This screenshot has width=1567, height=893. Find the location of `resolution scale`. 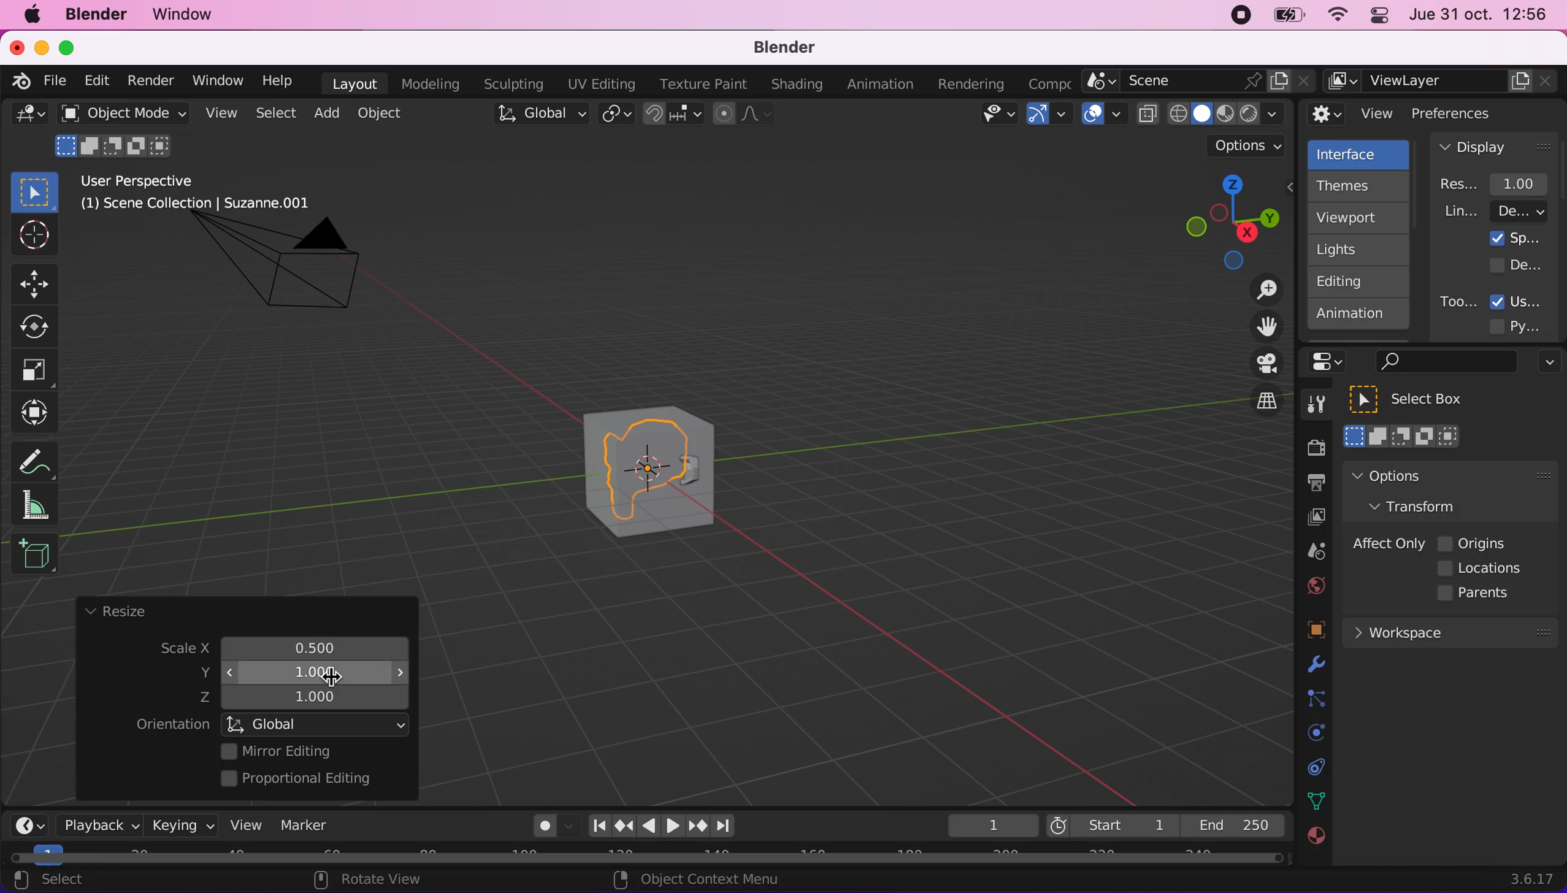

resolution scale is located at coordinates (1500, 183).